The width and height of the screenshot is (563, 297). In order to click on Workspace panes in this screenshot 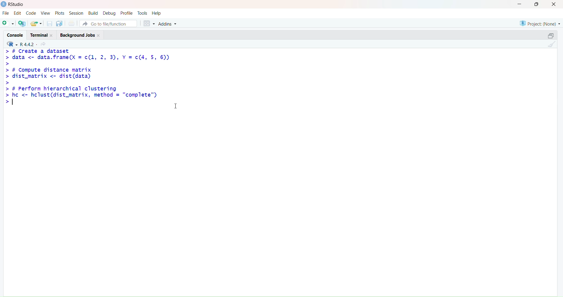, I will do `click(149, 23)`.